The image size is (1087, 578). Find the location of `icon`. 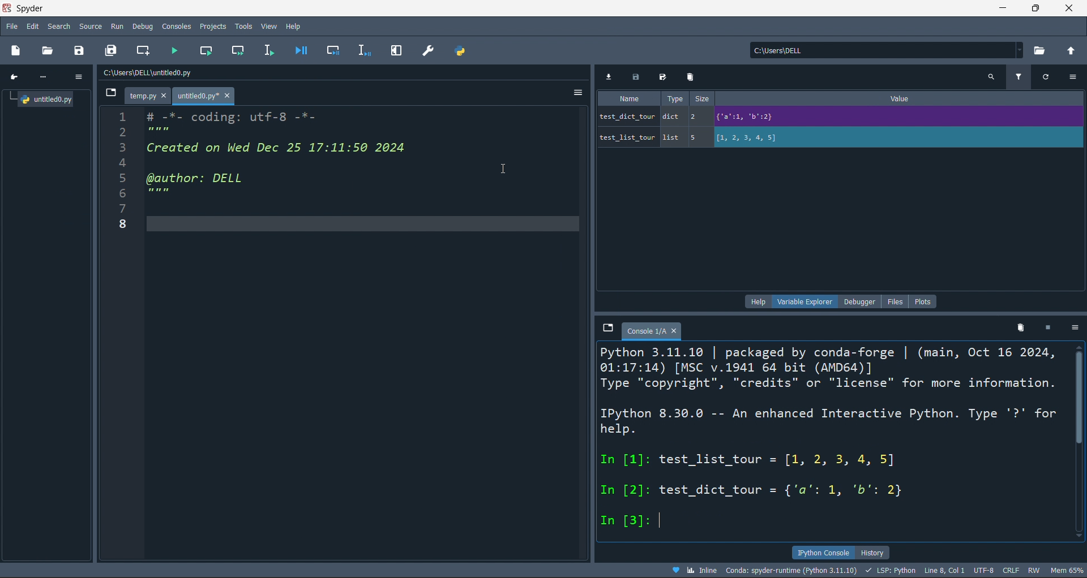

icon is located at coordinates (14, 76).